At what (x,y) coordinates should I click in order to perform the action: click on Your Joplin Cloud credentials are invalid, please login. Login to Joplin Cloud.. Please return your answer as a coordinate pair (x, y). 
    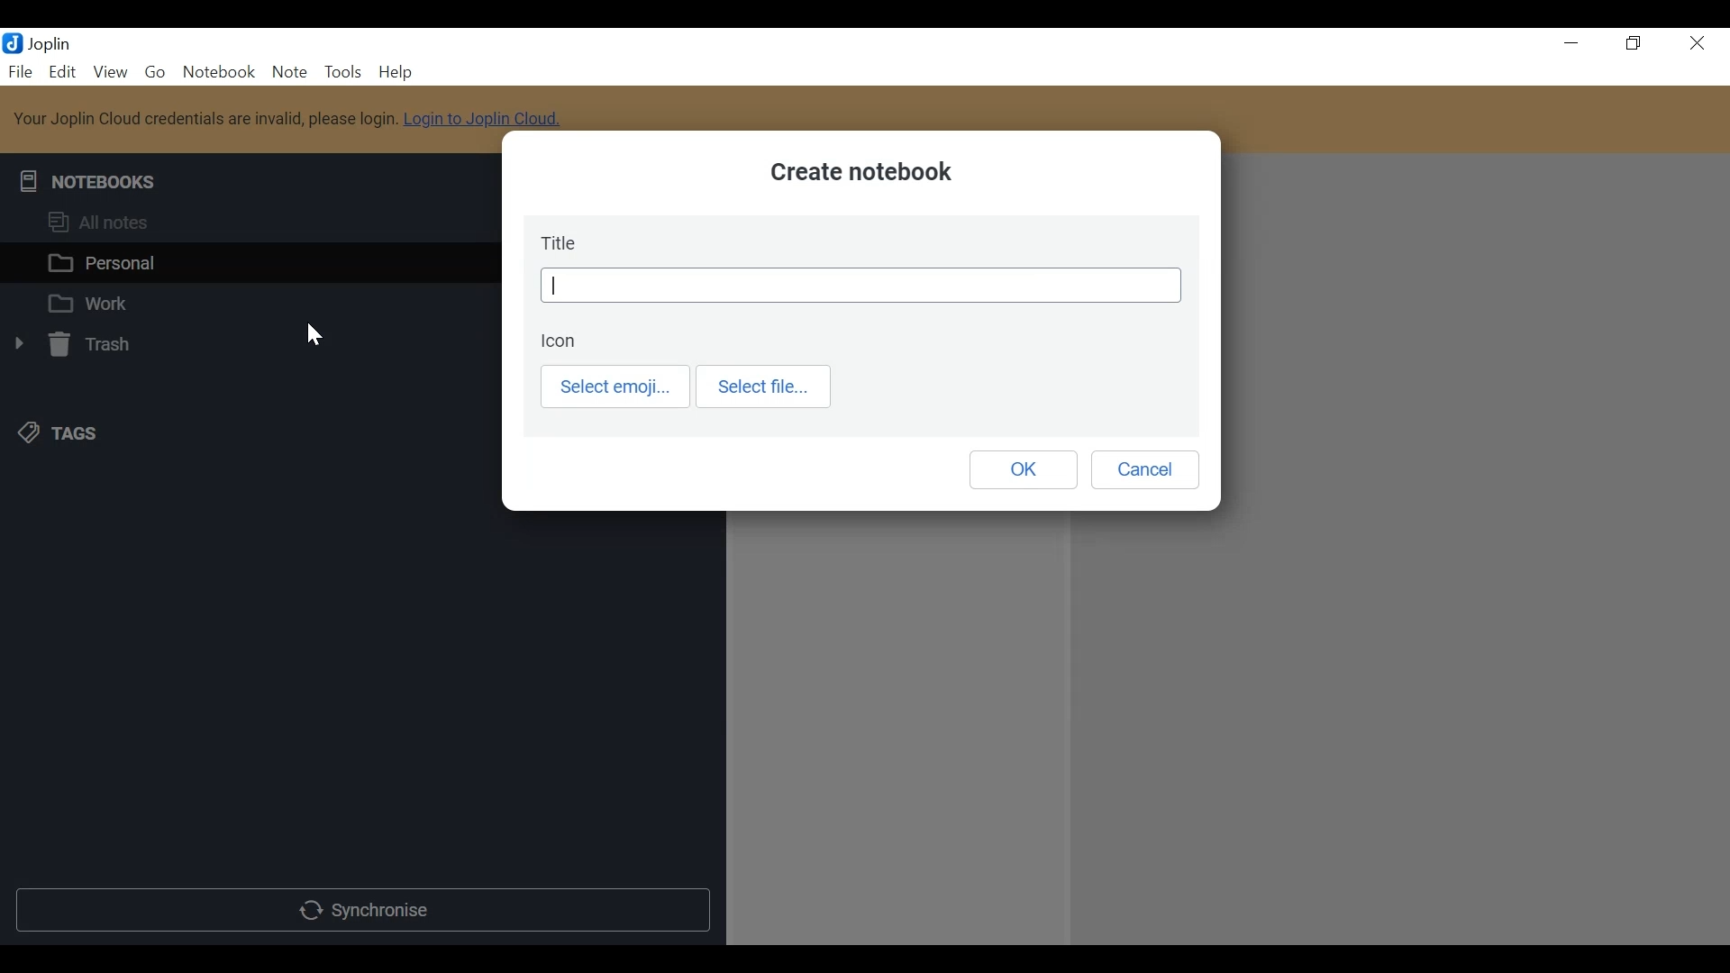
    Looking at the image, I should click on (300, 118).